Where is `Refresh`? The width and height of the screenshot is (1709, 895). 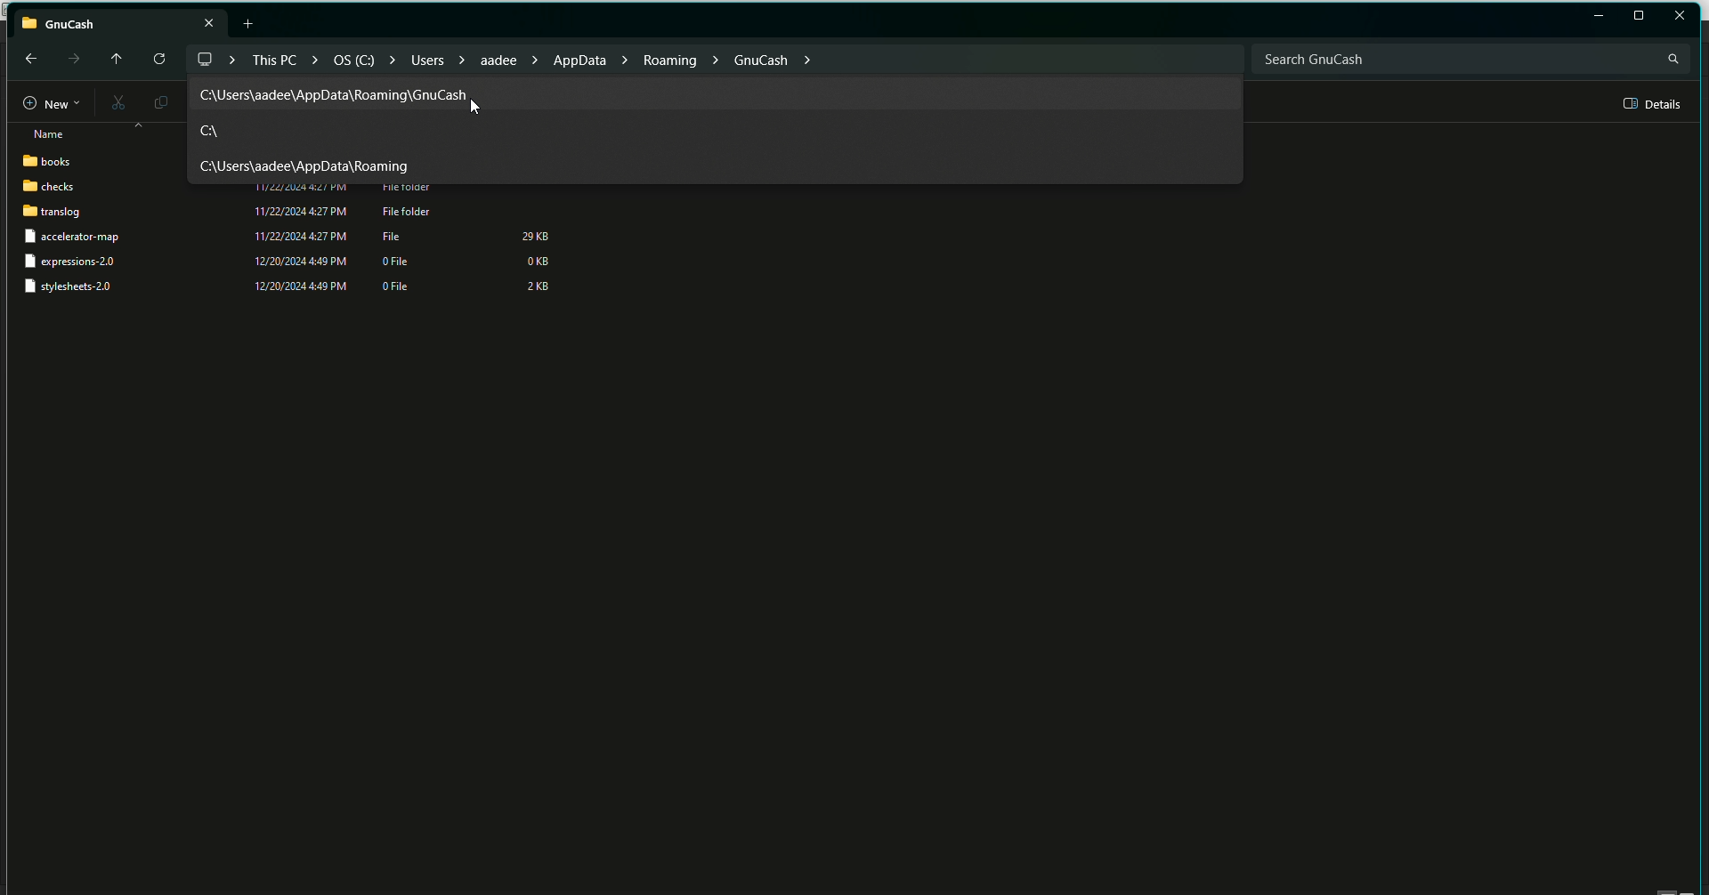
Refresh is located at coordinates (158, 60).